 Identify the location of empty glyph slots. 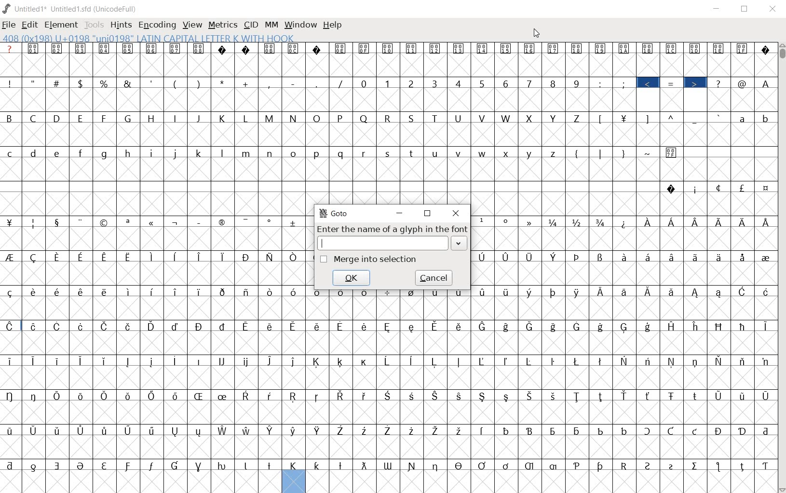
(389, 170).